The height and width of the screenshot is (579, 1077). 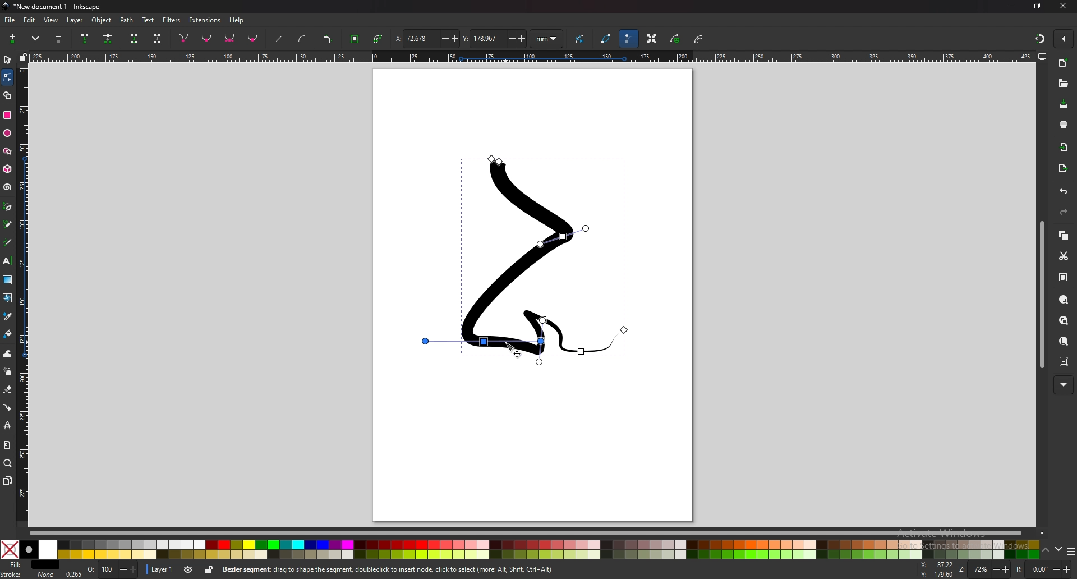 What do you see at coordinates (1040, 39) in the screenshot?
I see `snapper` at bounding box center [1040, 39].